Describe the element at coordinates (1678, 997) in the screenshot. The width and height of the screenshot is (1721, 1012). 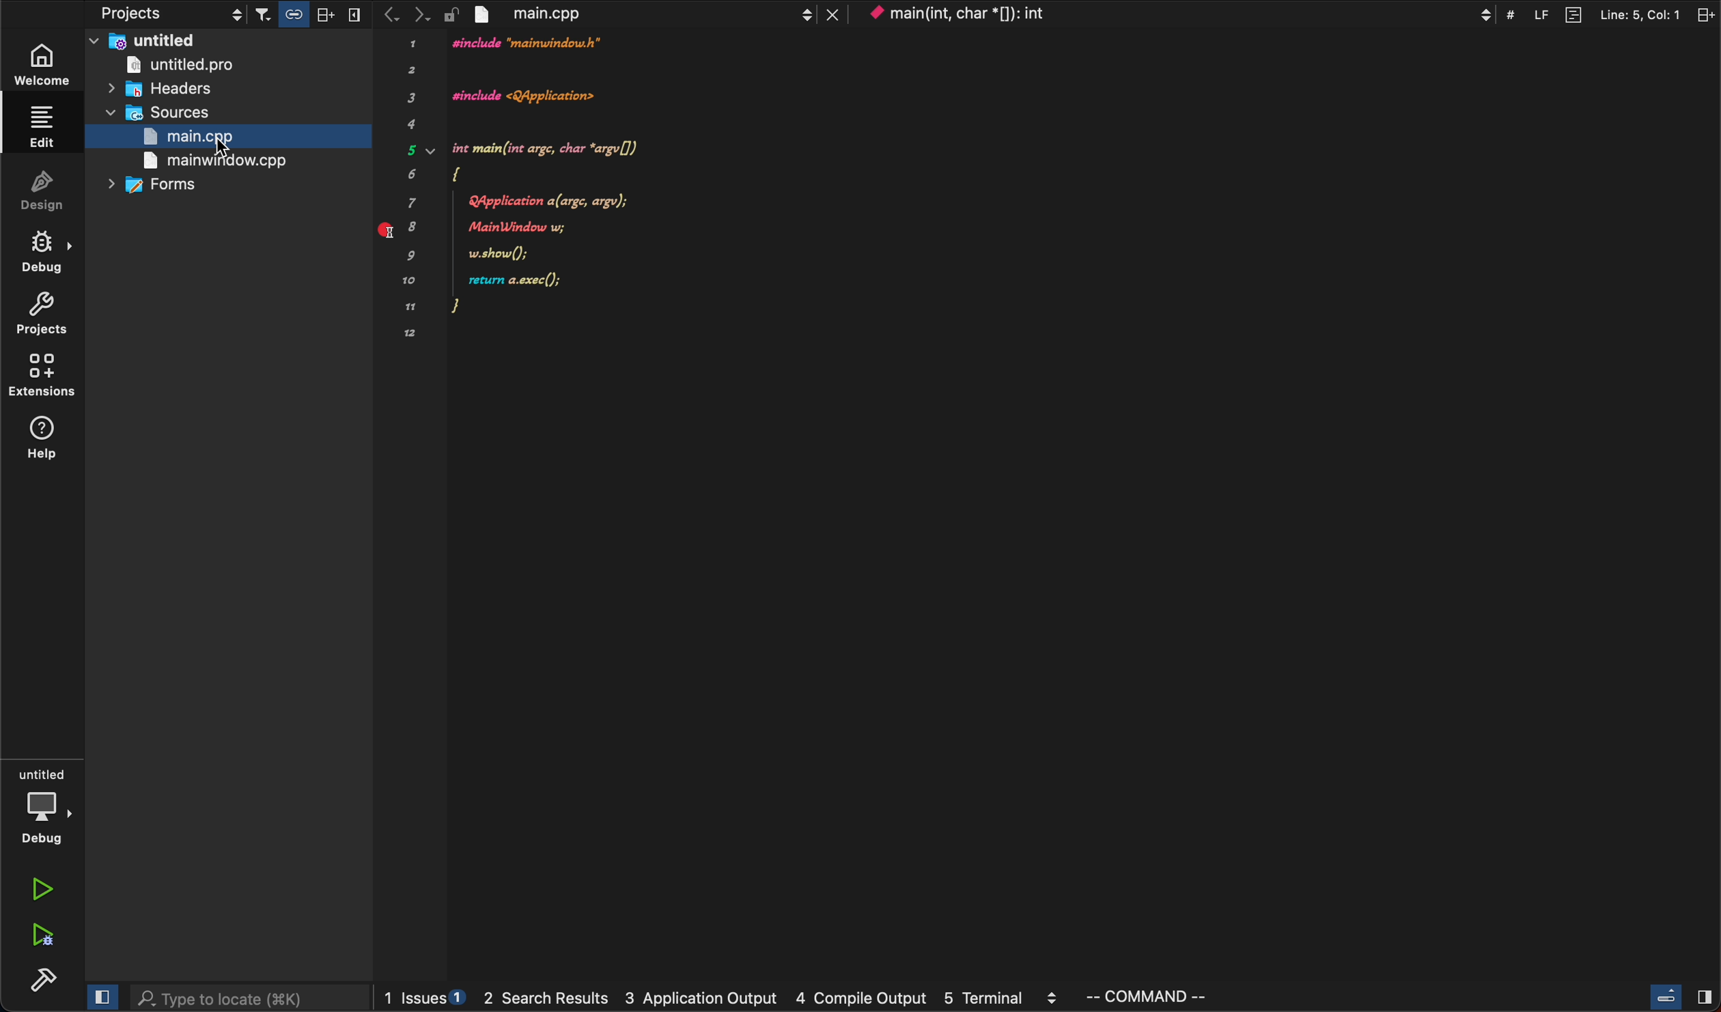
I see `close slide bar` at that location.